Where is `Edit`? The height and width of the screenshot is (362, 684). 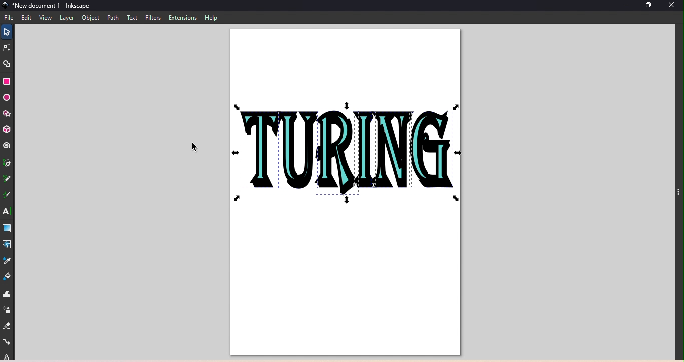 Edit is located at coordinates (26, 18).